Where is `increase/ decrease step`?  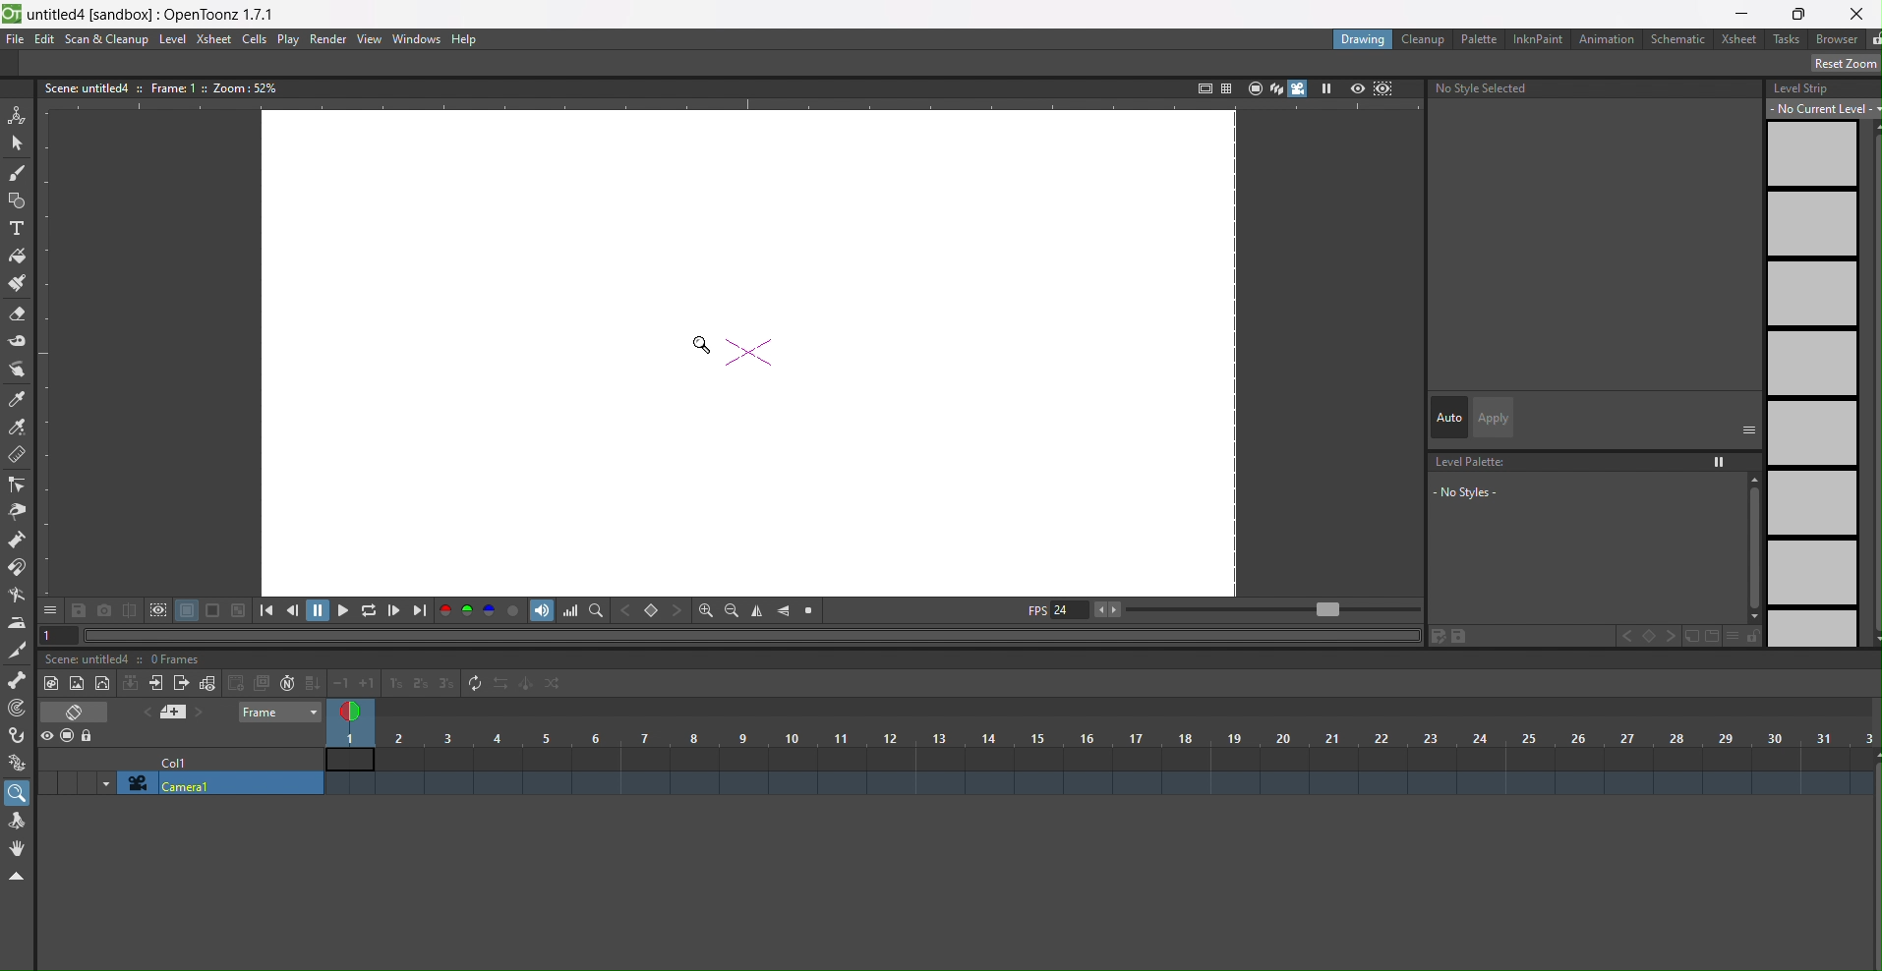
increase/ decrease step is located at coordinates (393, 685).